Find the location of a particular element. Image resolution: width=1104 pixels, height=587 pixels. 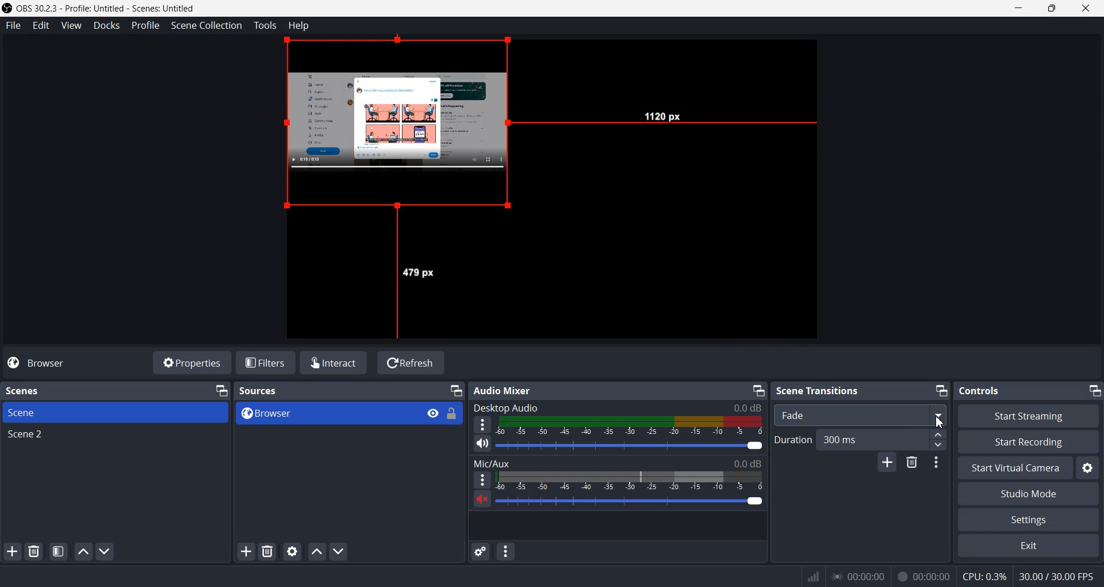

Edit is located at coordinates (41, 25).